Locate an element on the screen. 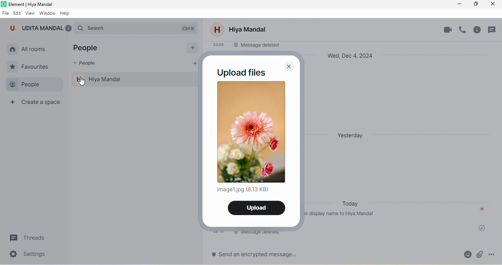  people is located at coordinates (89, 49).